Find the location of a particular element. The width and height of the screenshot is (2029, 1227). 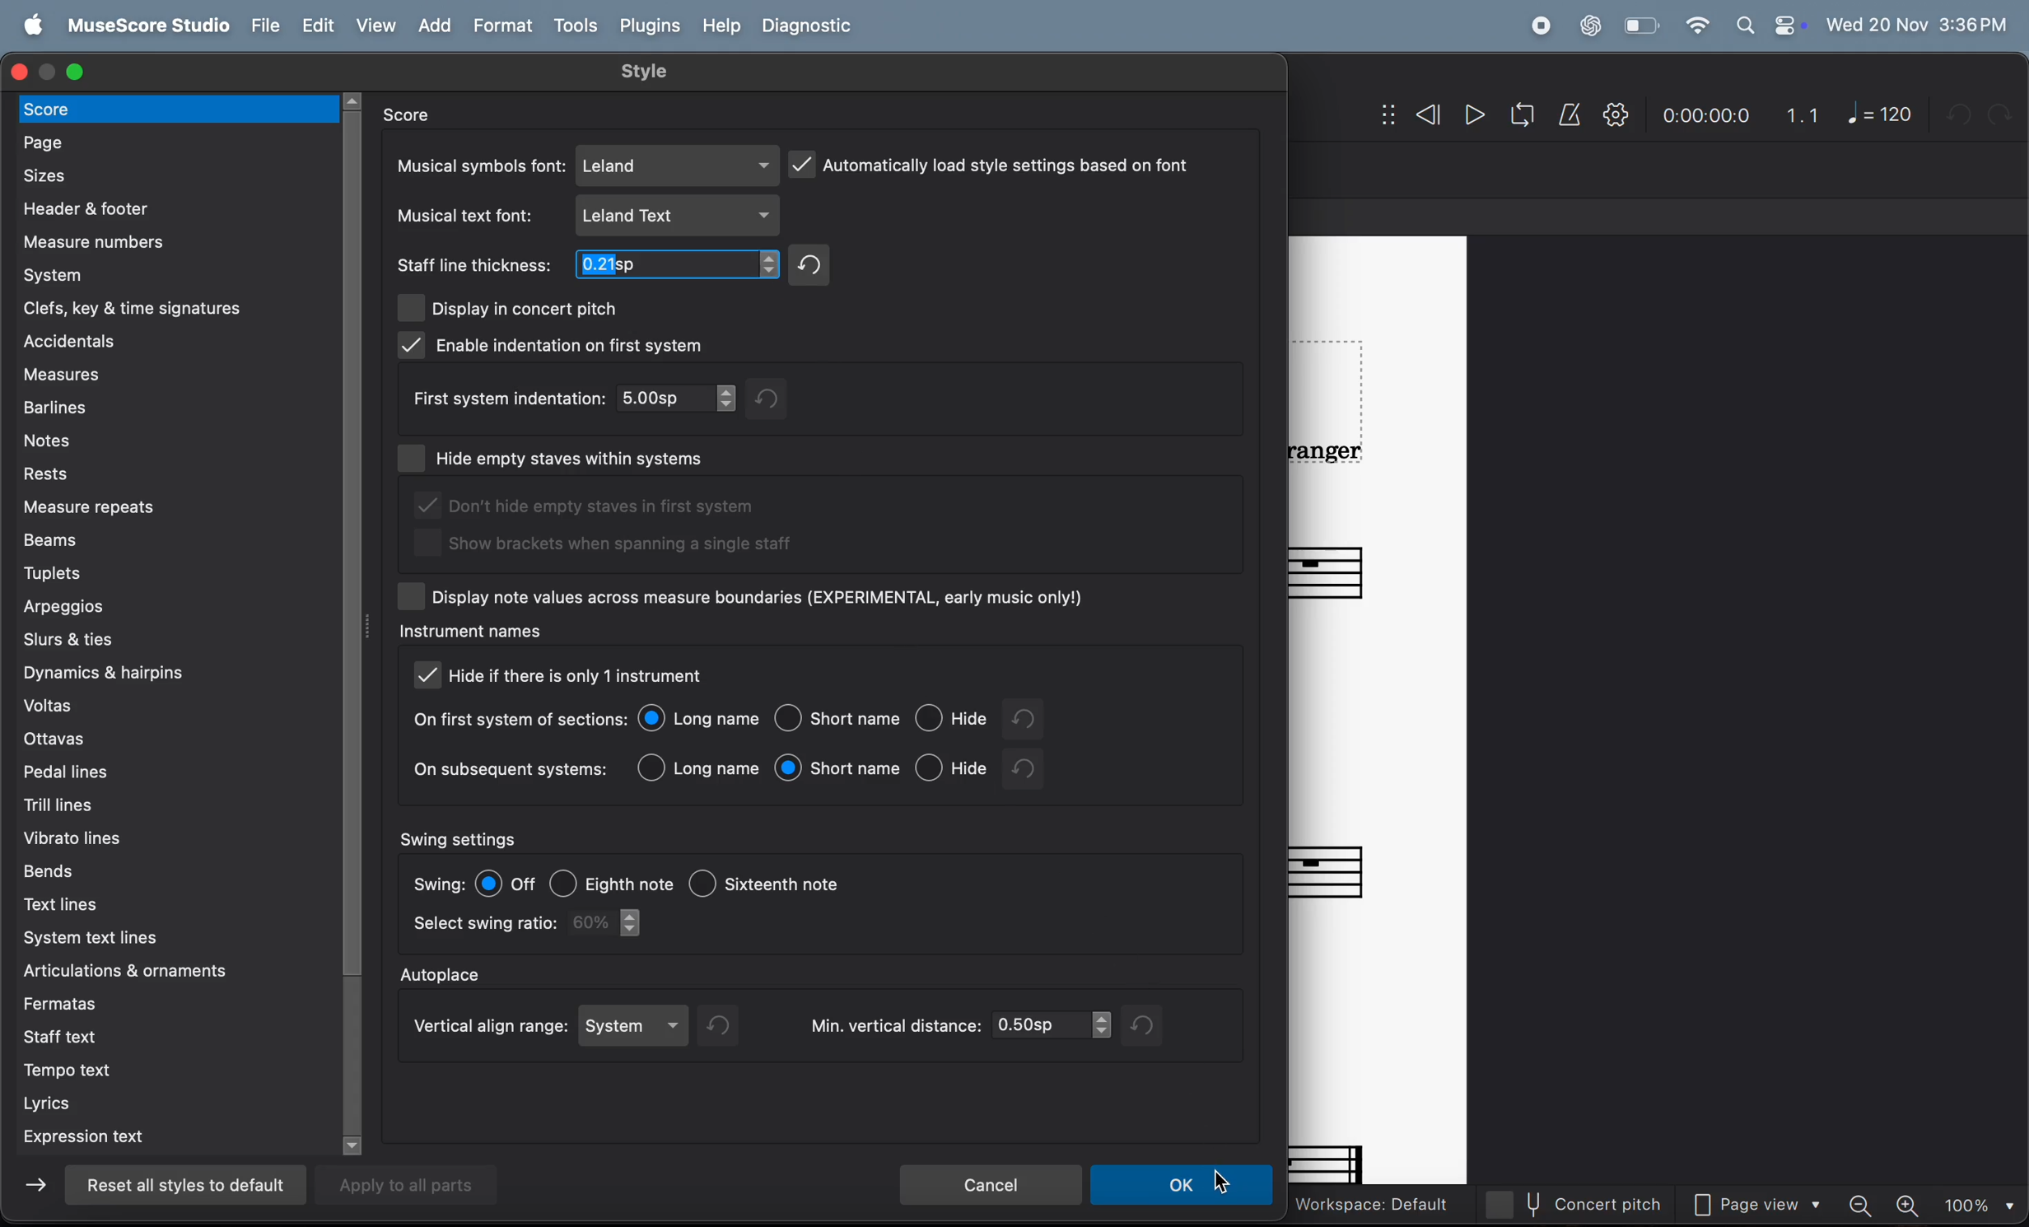

cancel is located at coordinates (990, 1183).